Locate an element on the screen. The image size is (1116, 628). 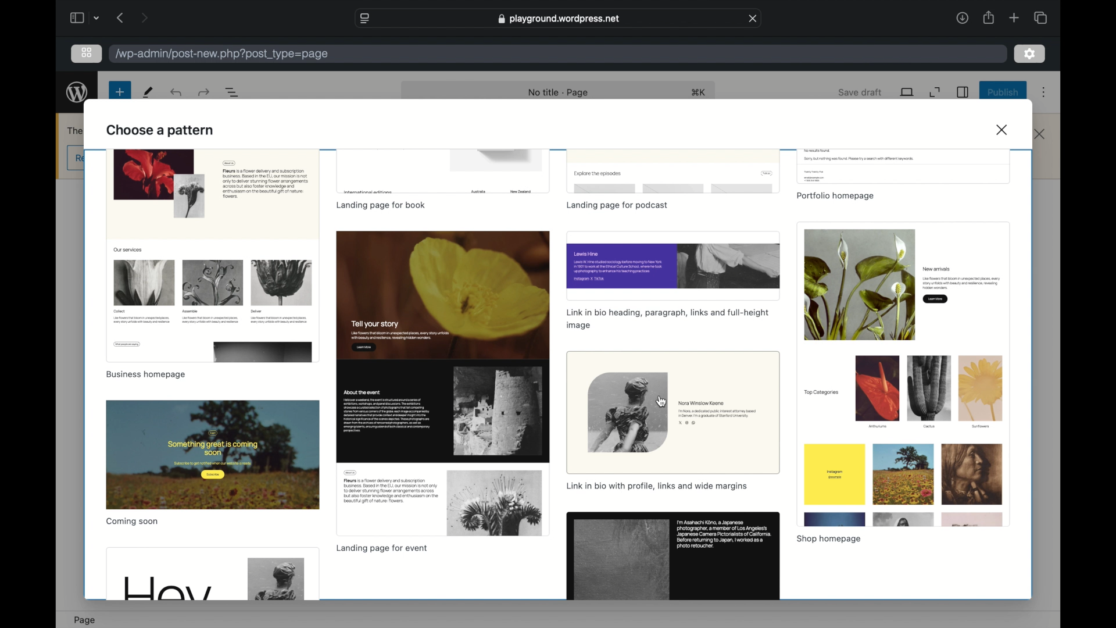
sidebar is located at coordinates (963, 92).